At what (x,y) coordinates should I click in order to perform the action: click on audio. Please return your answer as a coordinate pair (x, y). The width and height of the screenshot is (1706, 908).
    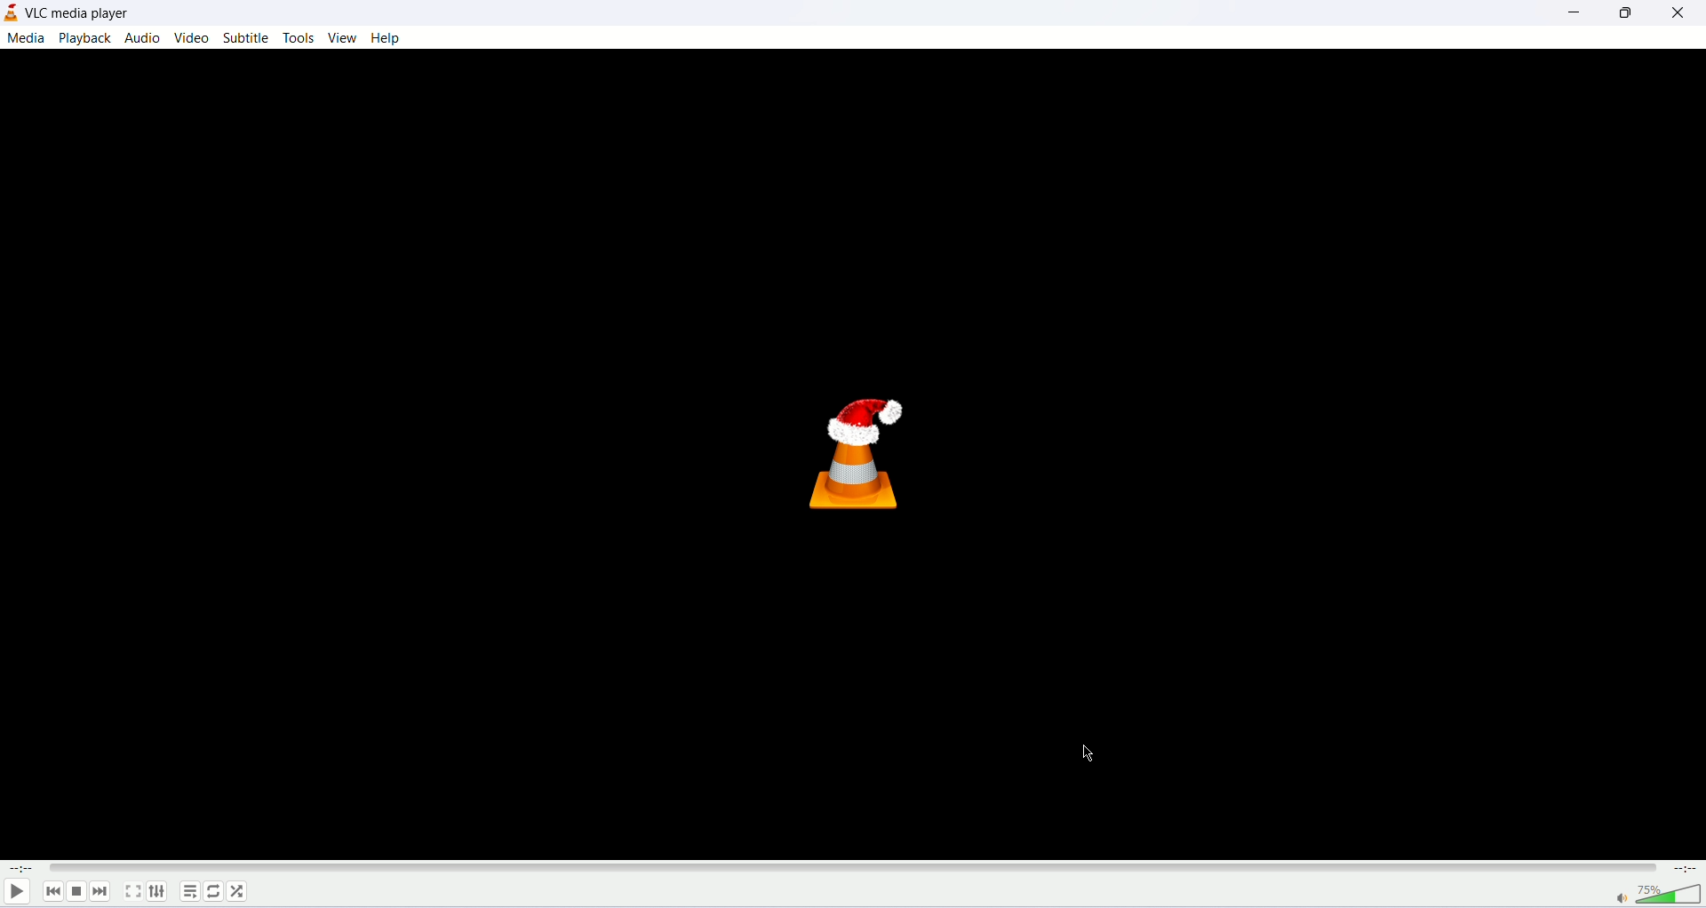
    Looking at the image, I should click on (142, 38).